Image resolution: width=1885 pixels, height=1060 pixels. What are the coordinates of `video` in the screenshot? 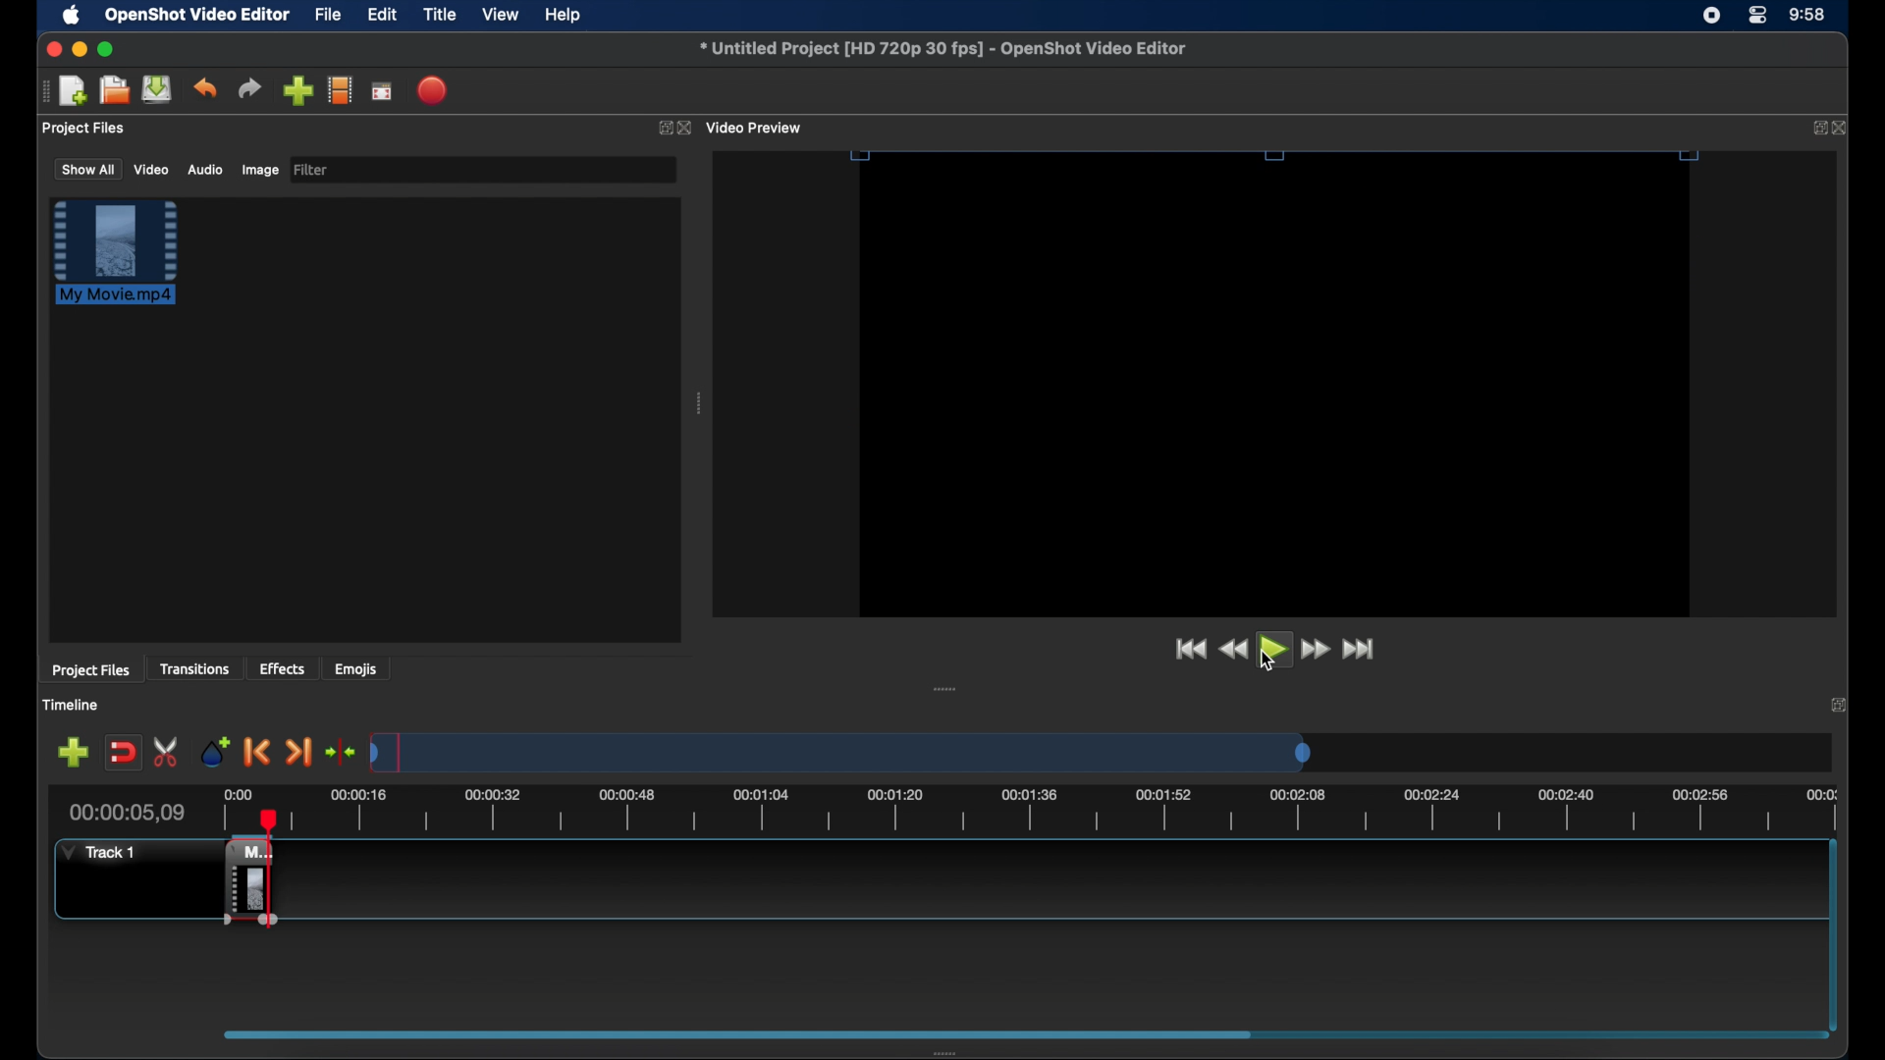 It's located at (152, 169).